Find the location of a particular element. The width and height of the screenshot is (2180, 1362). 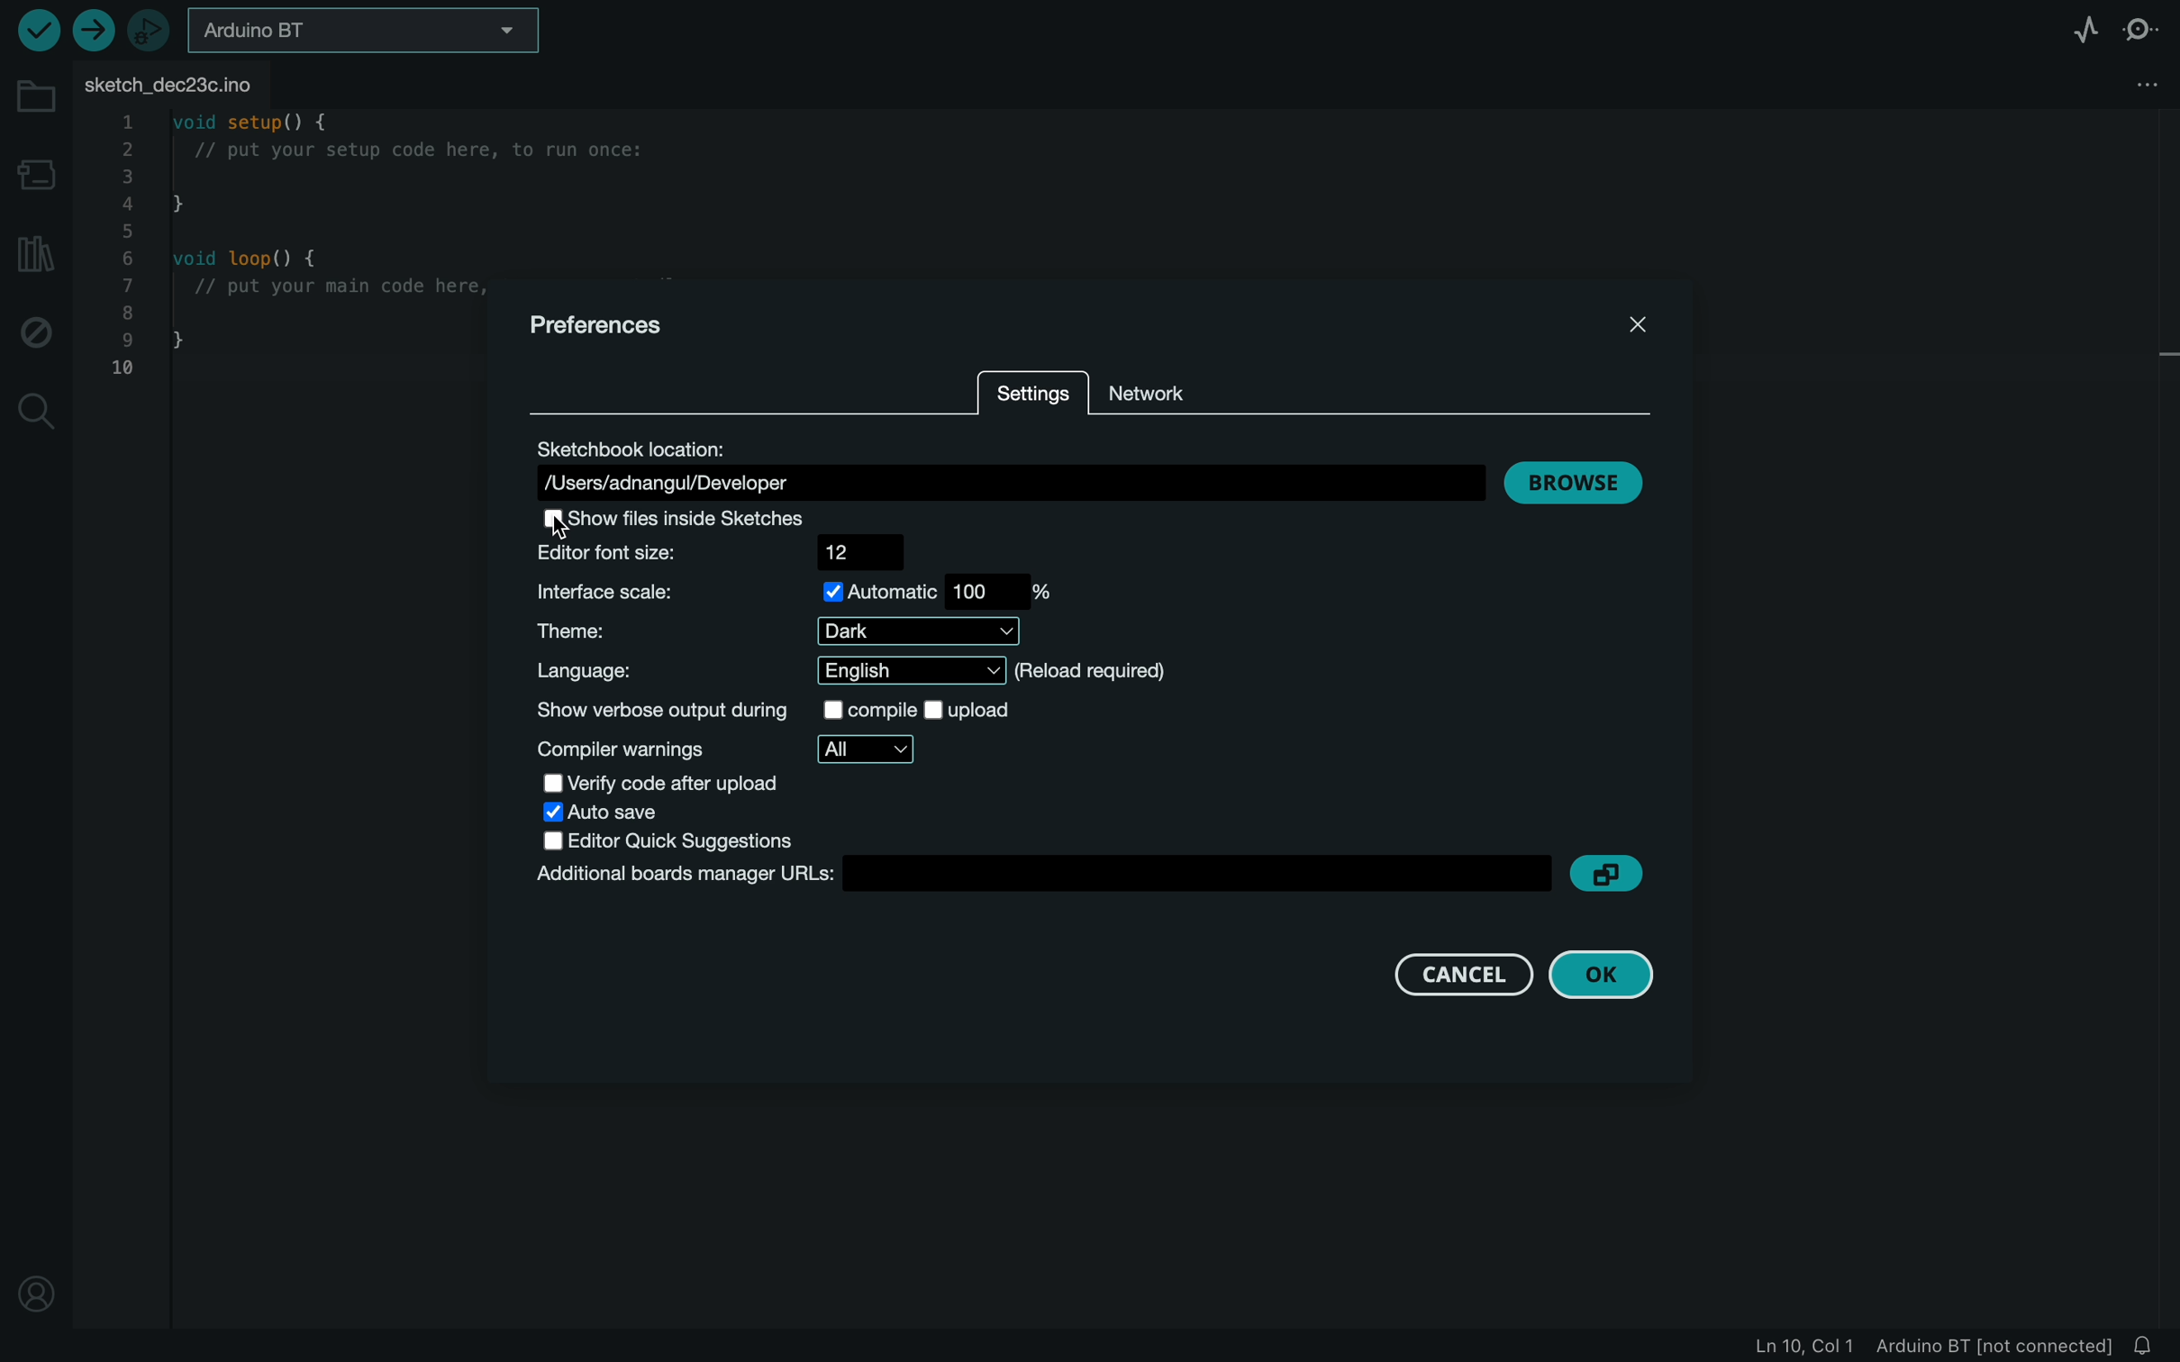

upload is located at coordinates (91, 30).